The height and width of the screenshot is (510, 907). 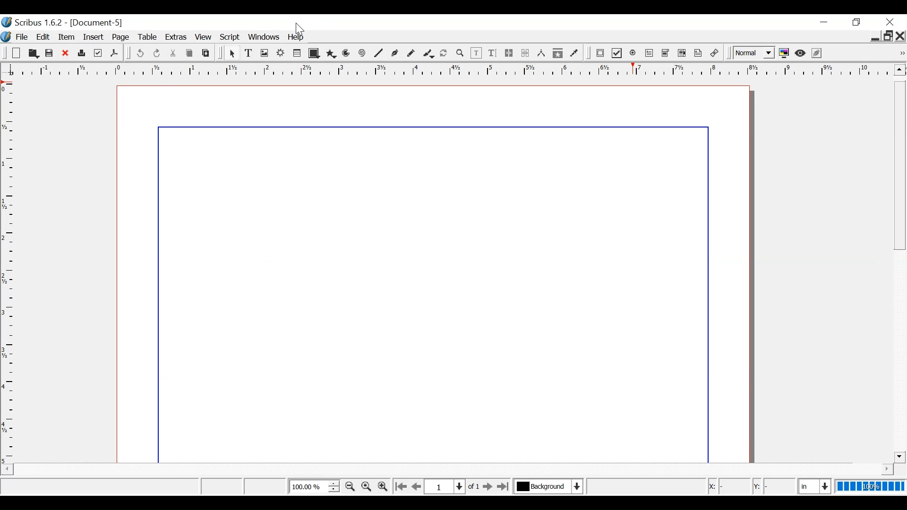 What do you see at coordinates (97, 23) in the screenshot?
I see `Document name` at bounding box center [97, 23].